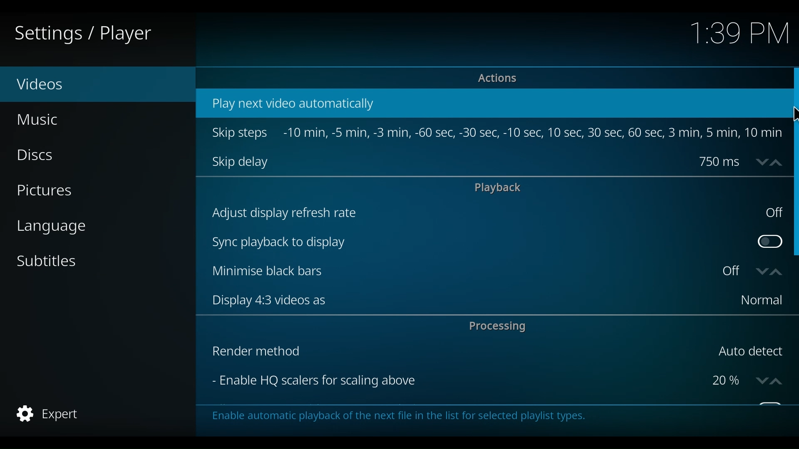  What do you see at coordinates (763, 162) in the screenshot?
I see `down` at bounding box center [763, 162].